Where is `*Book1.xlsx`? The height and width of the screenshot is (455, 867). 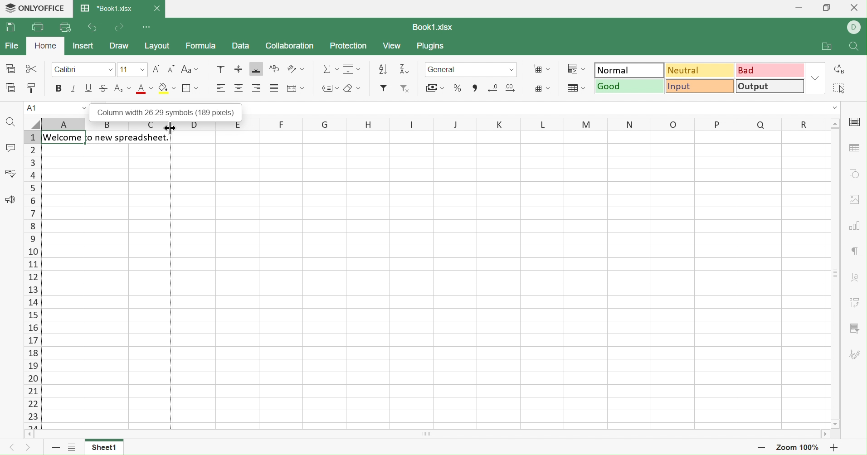
*Book1.xlsx is located at coordinates (107, 9).